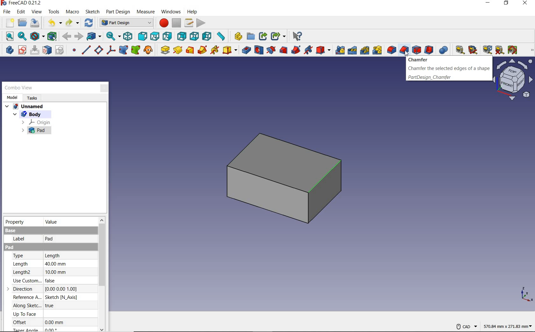  What do you see at coordinates (35, 23) in the screenshot?
I see `save` at bounding box center [35, 23].